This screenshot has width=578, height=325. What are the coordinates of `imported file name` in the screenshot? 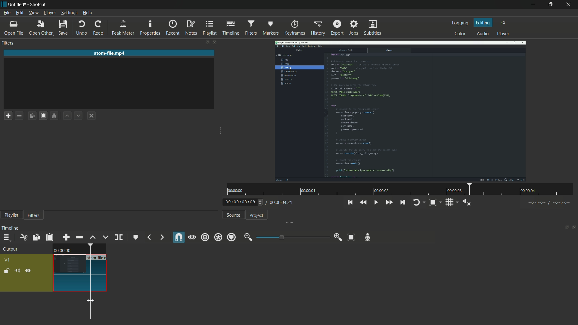 It's located at (110, 53).